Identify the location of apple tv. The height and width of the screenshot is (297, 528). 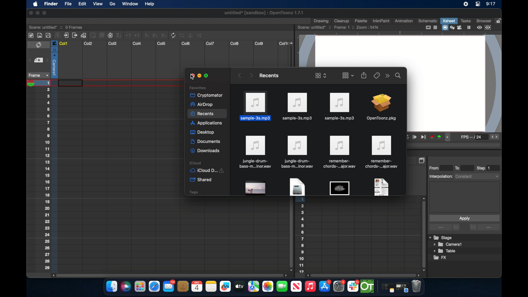
(239, 286).